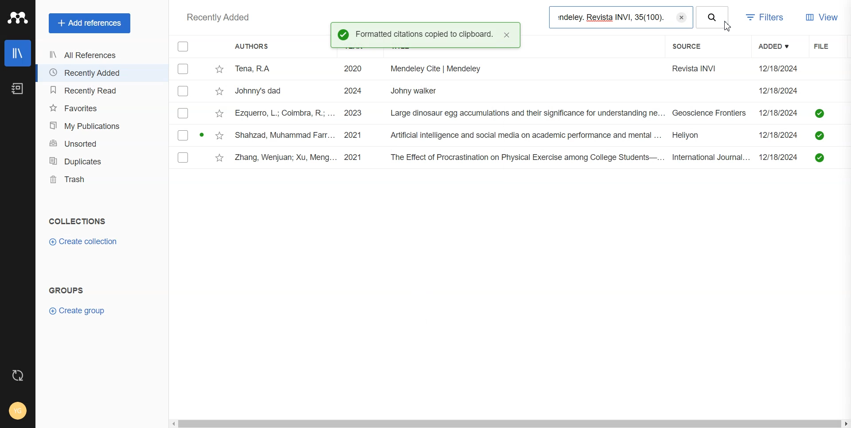  I want to click on Star, so click(220, 91).